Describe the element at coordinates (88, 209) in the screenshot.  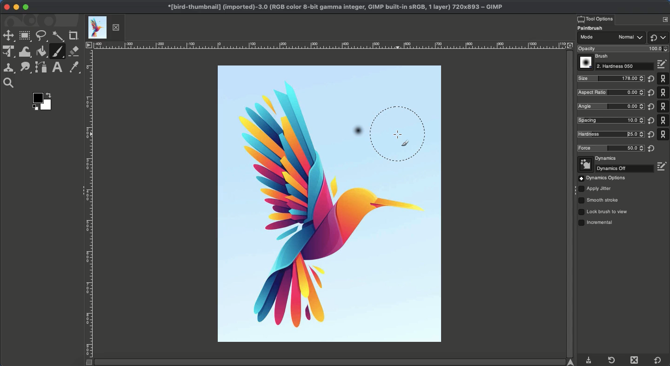
I see `Ruler` at that location.